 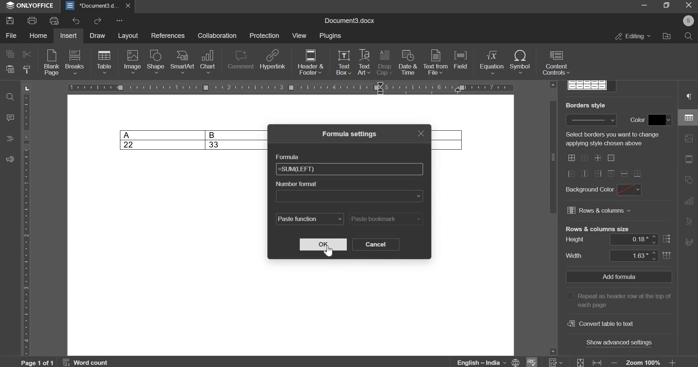 I want to click on number format, so click(x=350, y=195).